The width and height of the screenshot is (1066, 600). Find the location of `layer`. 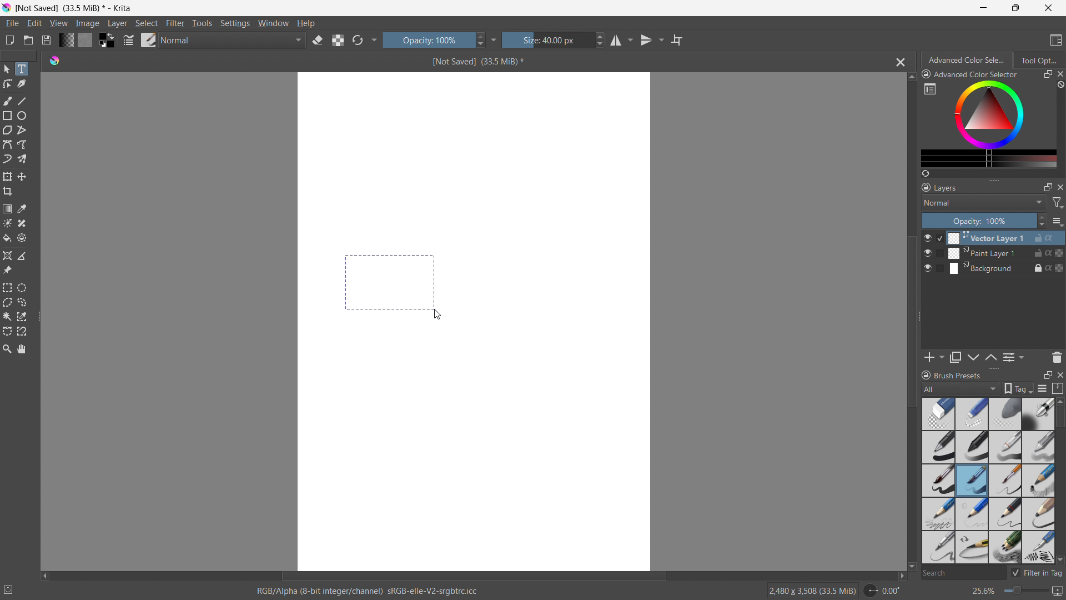

layer is located at coordinates (117, 23).